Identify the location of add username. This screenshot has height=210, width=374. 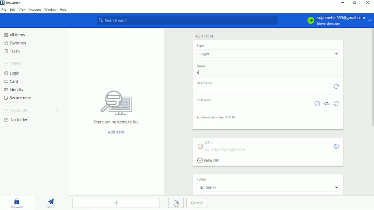
(262, 89).